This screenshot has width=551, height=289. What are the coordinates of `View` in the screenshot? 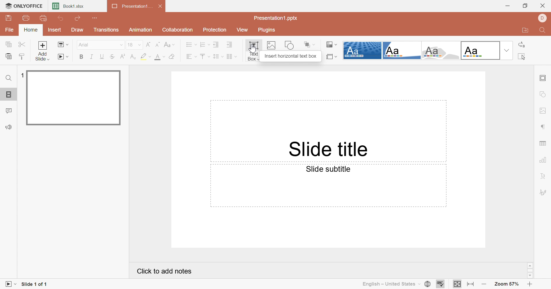 It's located at (241, 29).